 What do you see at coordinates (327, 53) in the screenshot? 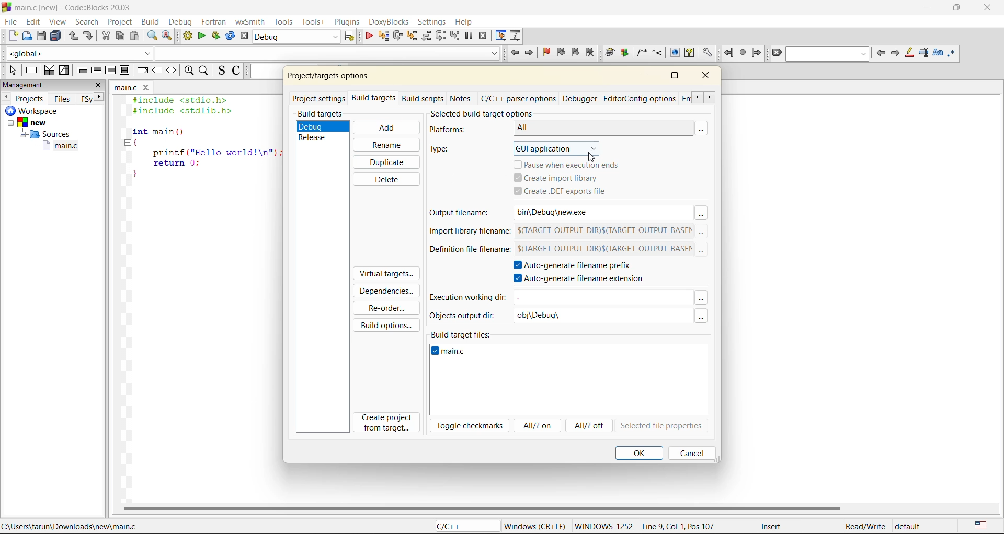
I see `Code Completion Search` at bounding box center [327, 53].